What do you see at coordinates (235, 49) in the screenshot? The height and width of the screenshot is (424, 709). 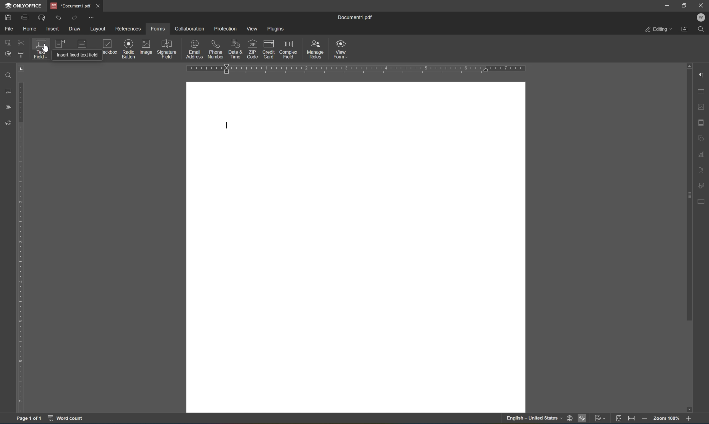 I see `date & time` at bounding box center [235, 49].